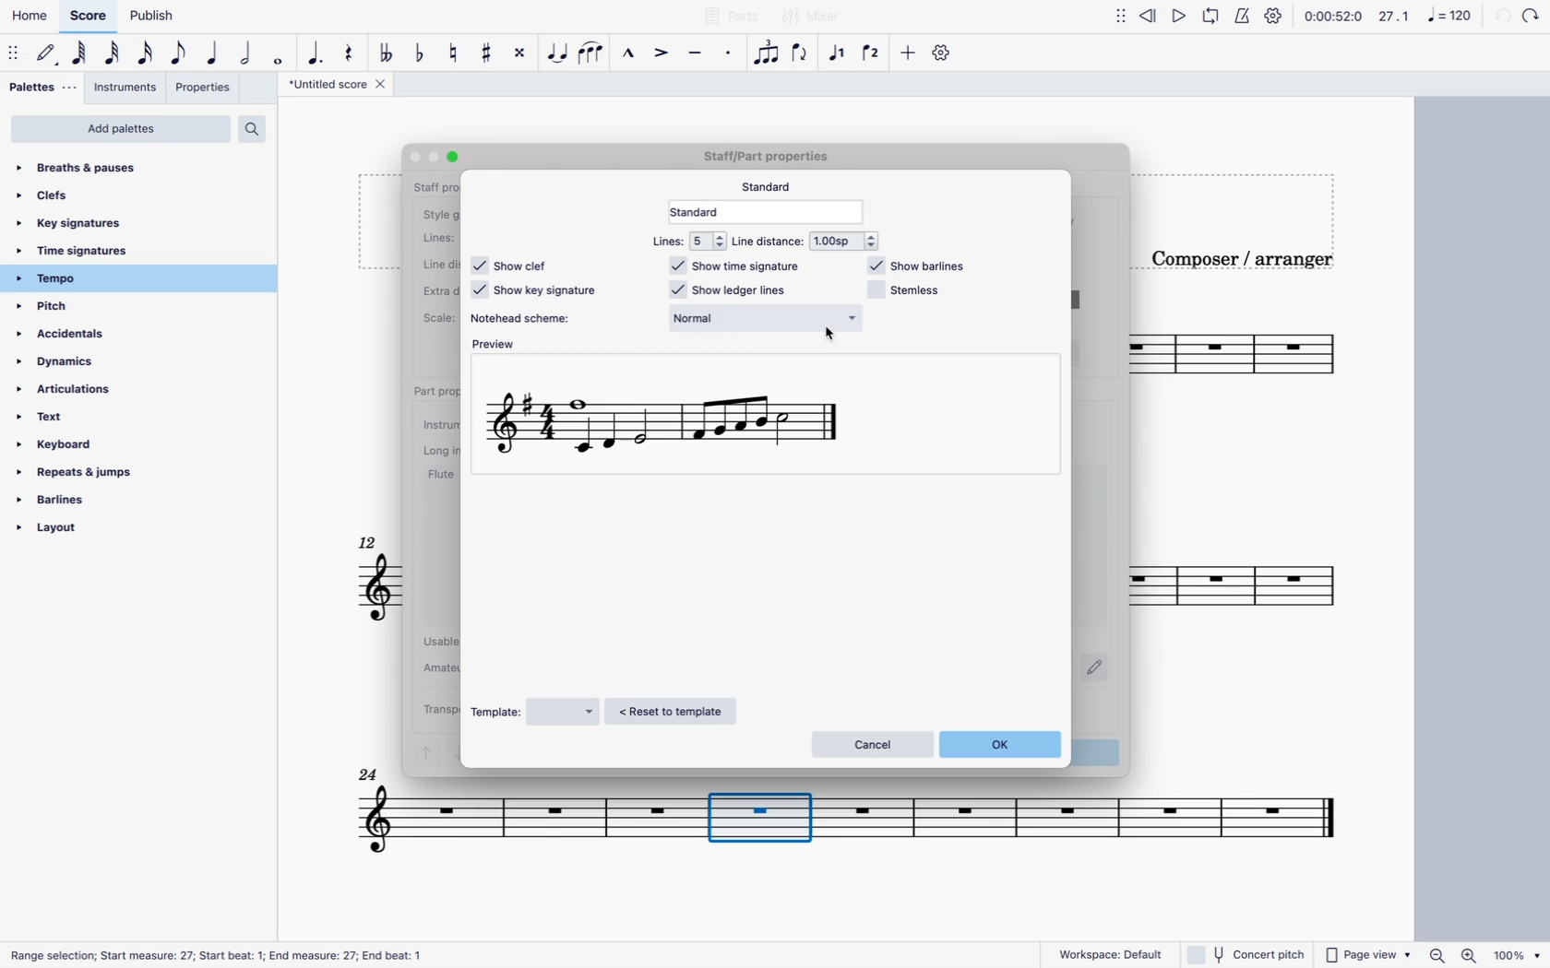  I want to click on add palettes, so click(122, 130).